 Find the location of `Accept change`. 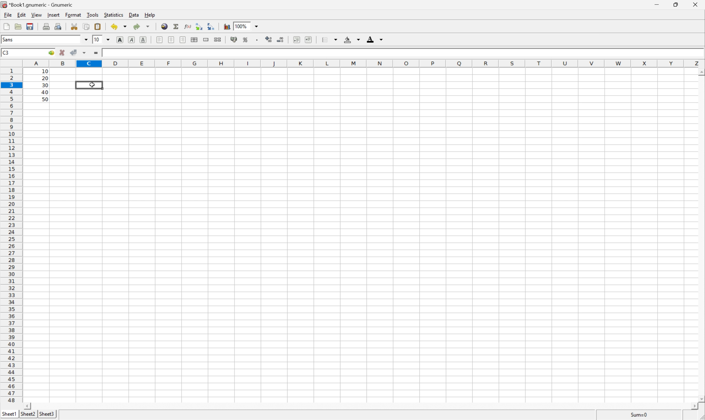

Accept change is located at coordinates (74, 53).